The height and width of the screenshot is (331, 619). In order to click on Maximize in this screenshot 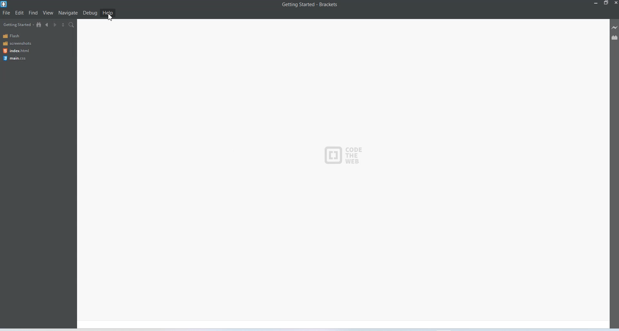, I will do `click(606, 3)`.